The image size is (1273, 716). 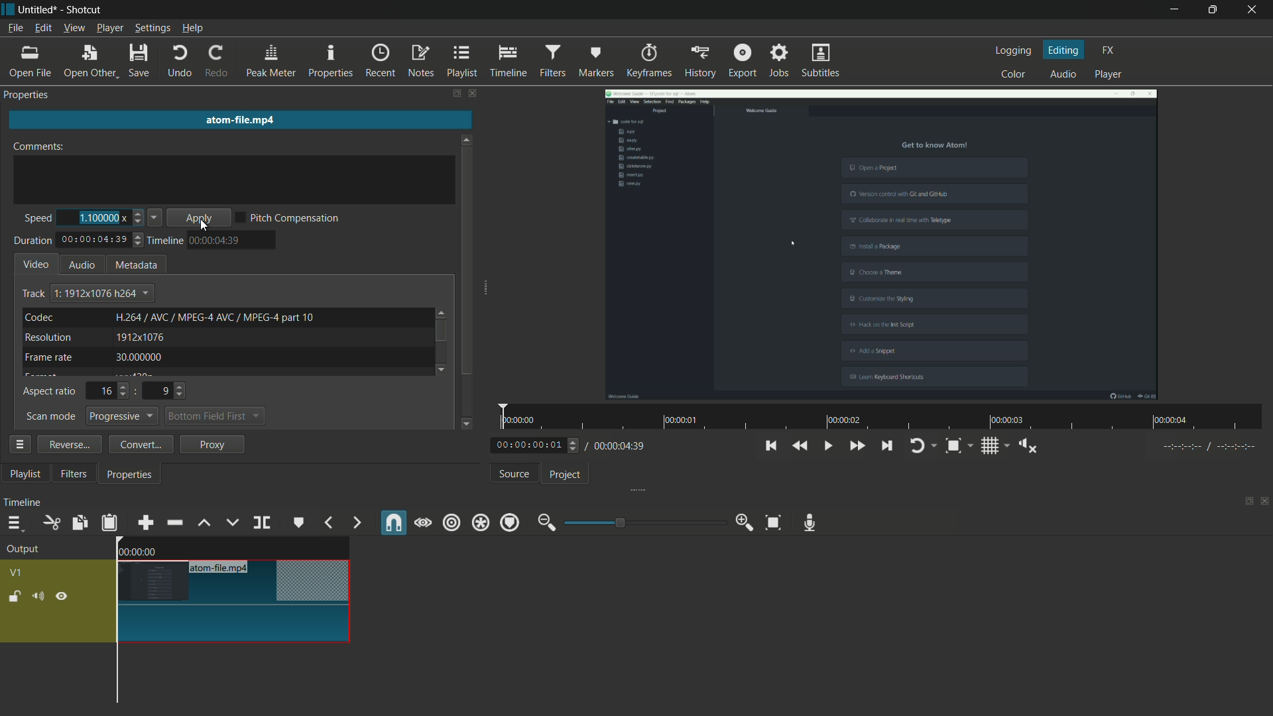 What do you see at coordinates (22, 502) in the screenshot?
I see `timeline` at bounding box center [22, 502].